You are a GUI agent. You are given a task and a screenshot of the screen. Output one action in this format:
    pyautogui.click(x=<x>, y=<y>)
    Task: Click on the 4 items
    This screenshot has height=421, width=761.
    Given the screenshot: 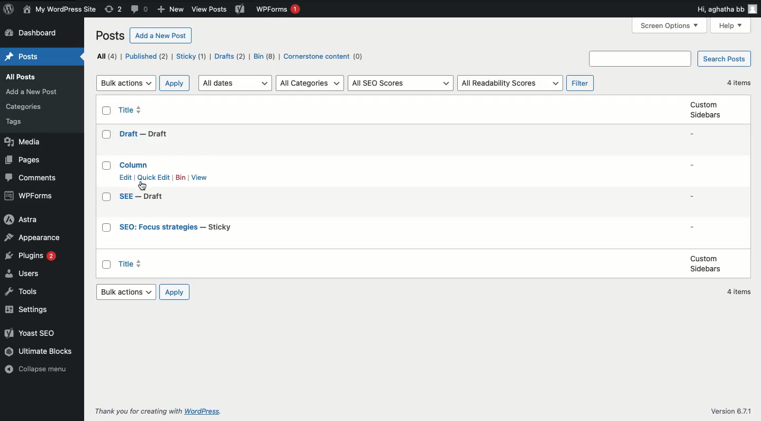 What is the action you would take?
    pyautogui.click(x=740, y=83)
    